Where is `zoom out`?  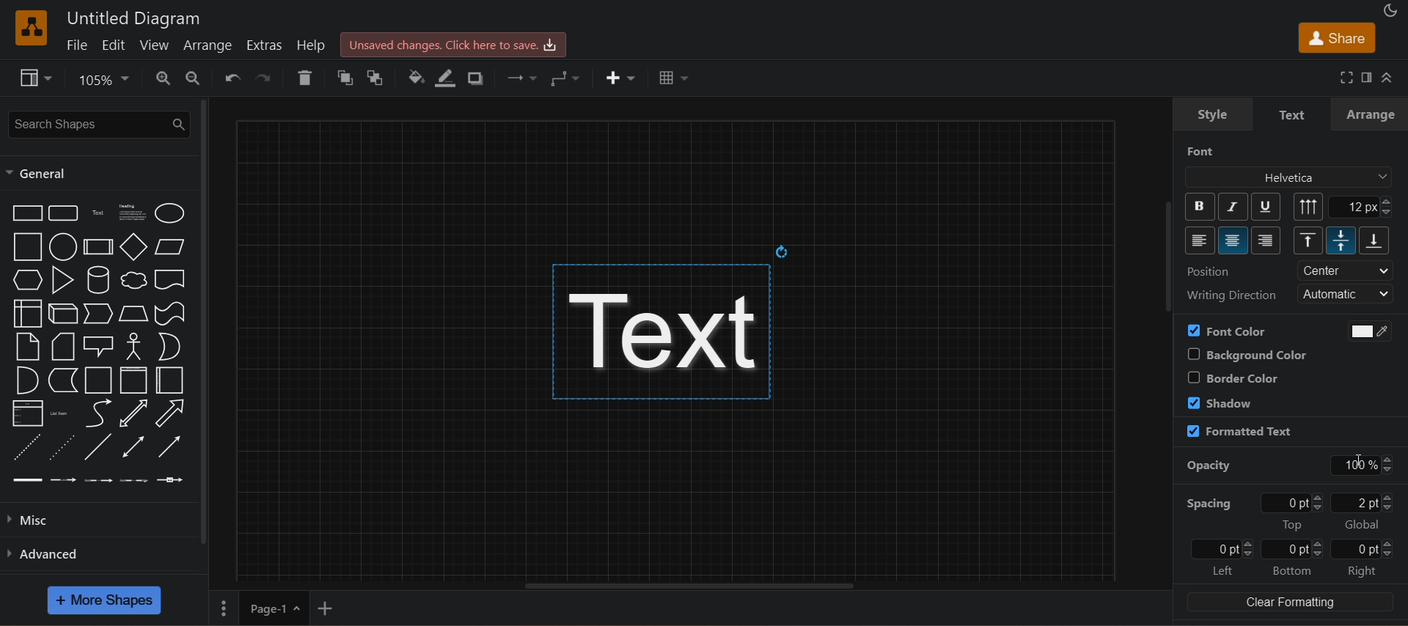 zoom out is located at coordinates (191, 78).